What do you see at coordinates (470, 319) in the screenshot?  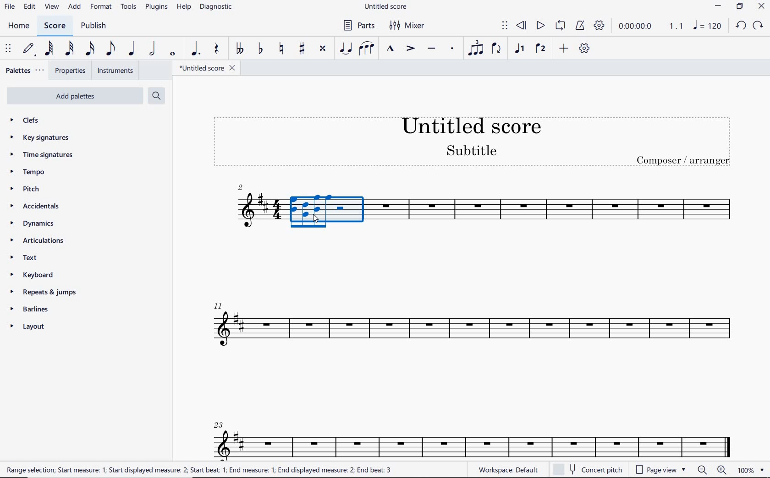 I see `INSTRUMENT: TENOR SAXOPHONE` at bounding box center [470, 319].